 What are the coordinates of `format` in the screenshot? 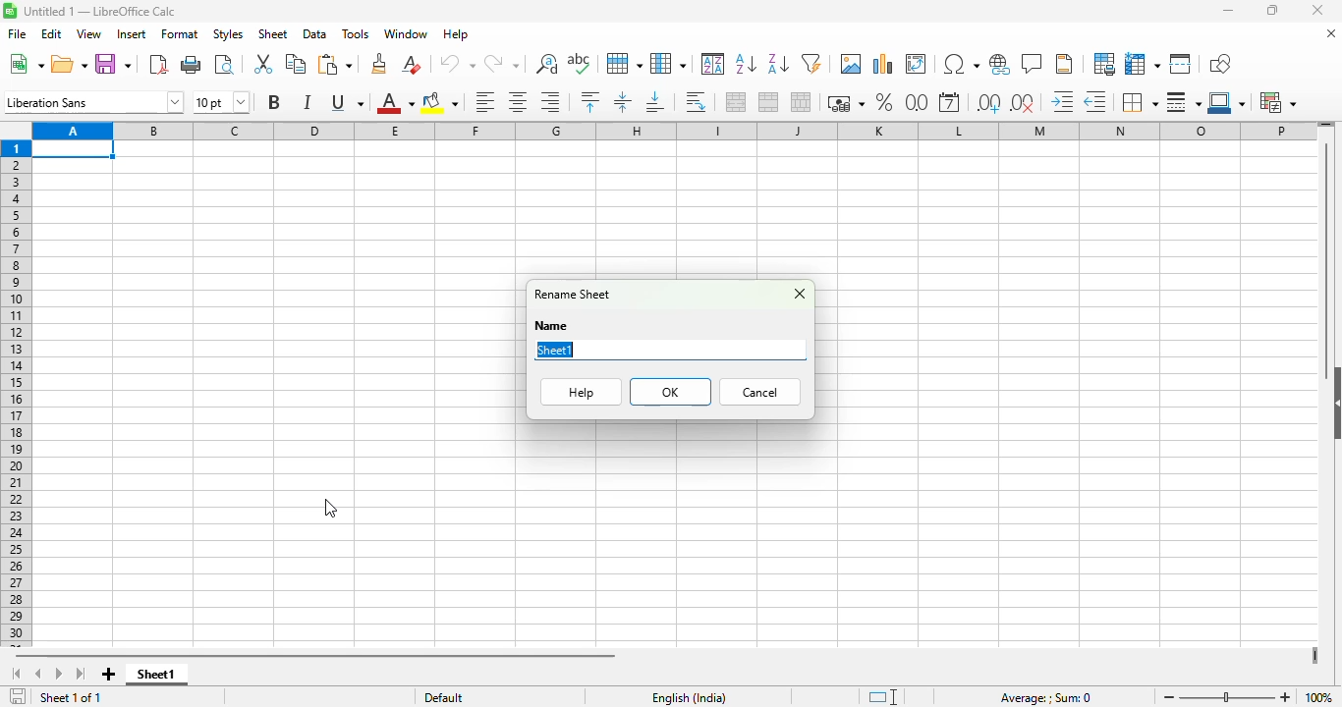 It's located at (180, 34).